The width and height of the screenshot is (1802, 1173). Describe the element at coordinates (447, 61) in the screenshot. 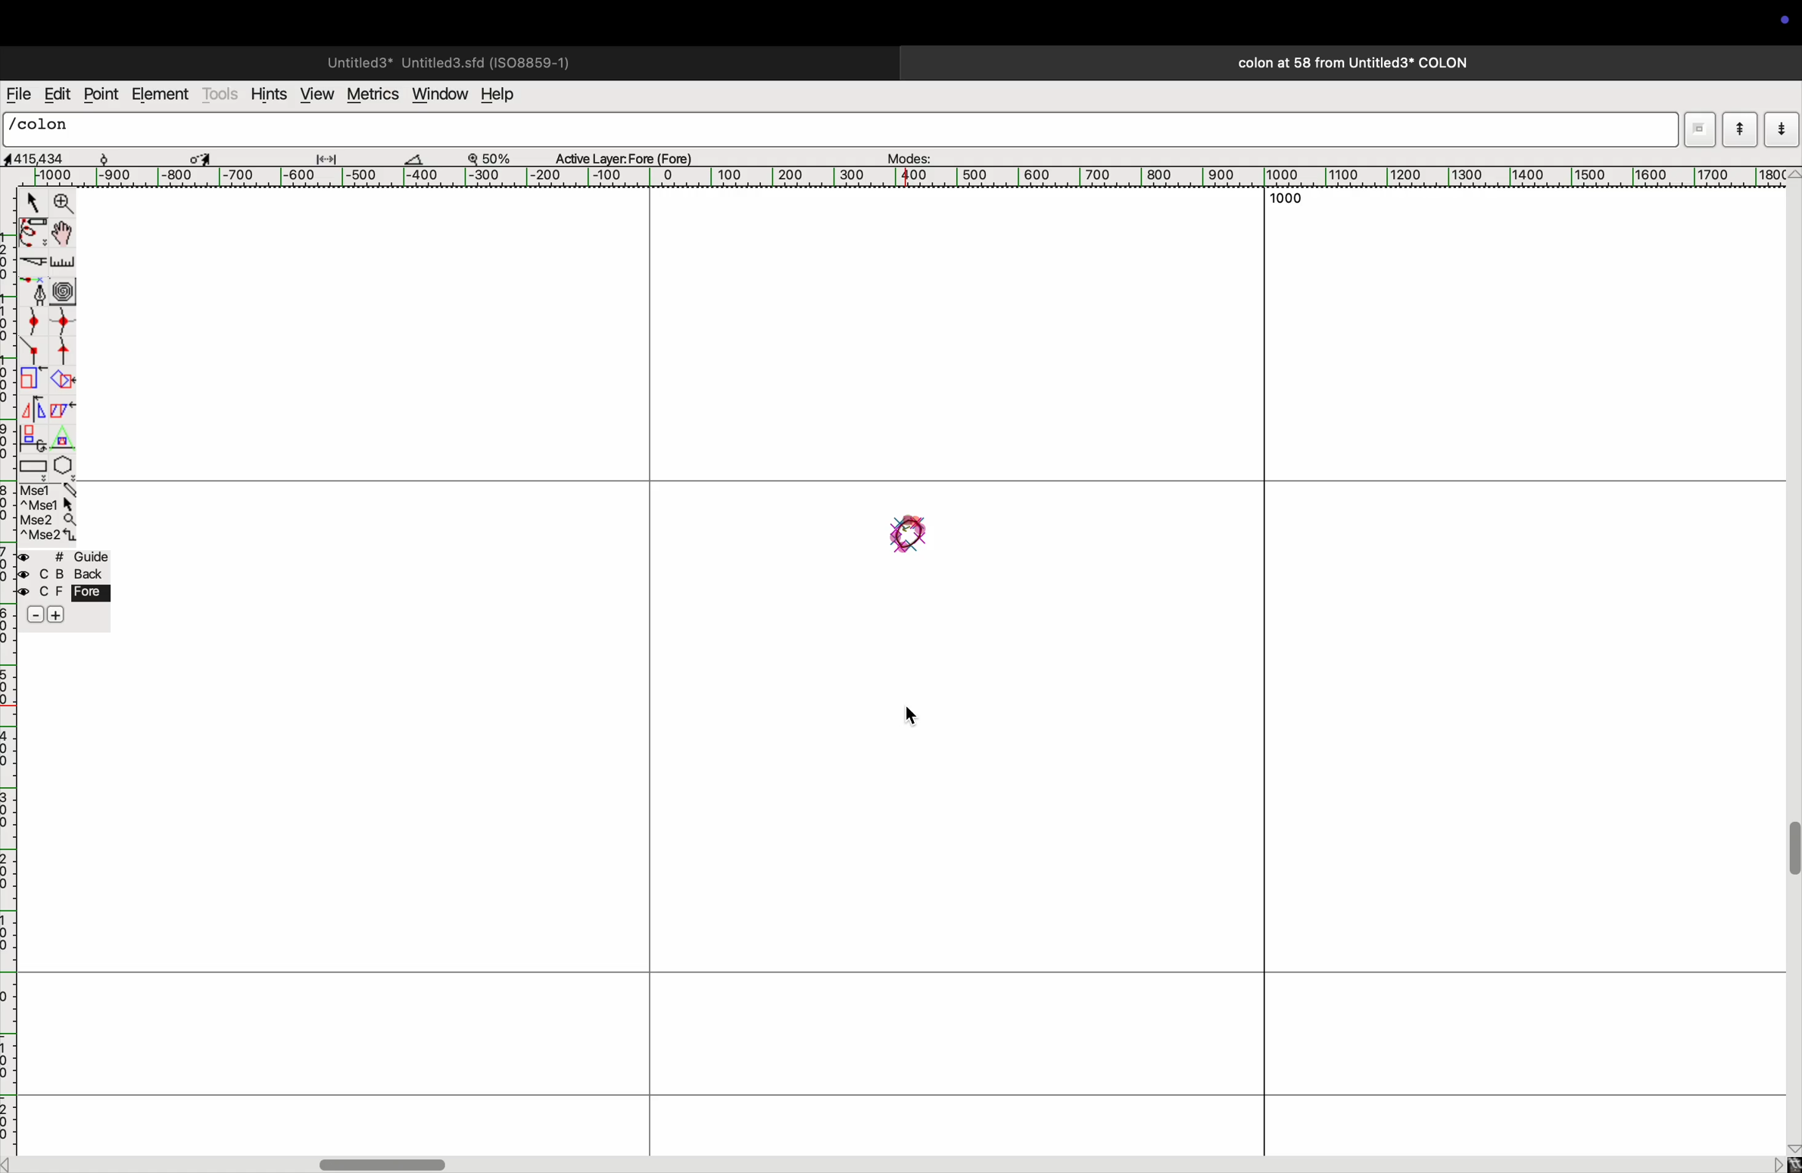

I see `untitled page` at that location.